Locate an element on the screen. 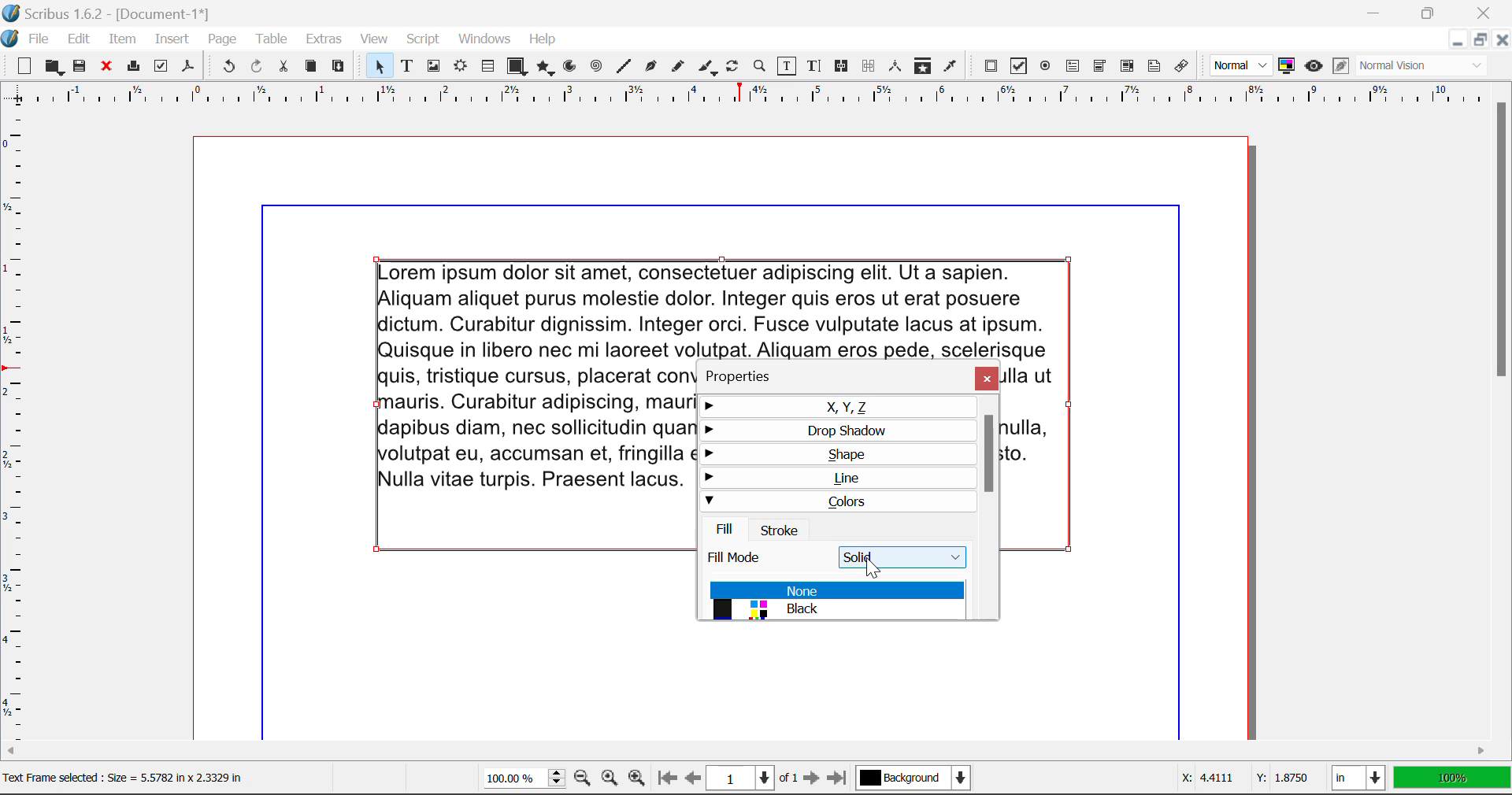  Measurement Units is located at coordinates (1360, 780).